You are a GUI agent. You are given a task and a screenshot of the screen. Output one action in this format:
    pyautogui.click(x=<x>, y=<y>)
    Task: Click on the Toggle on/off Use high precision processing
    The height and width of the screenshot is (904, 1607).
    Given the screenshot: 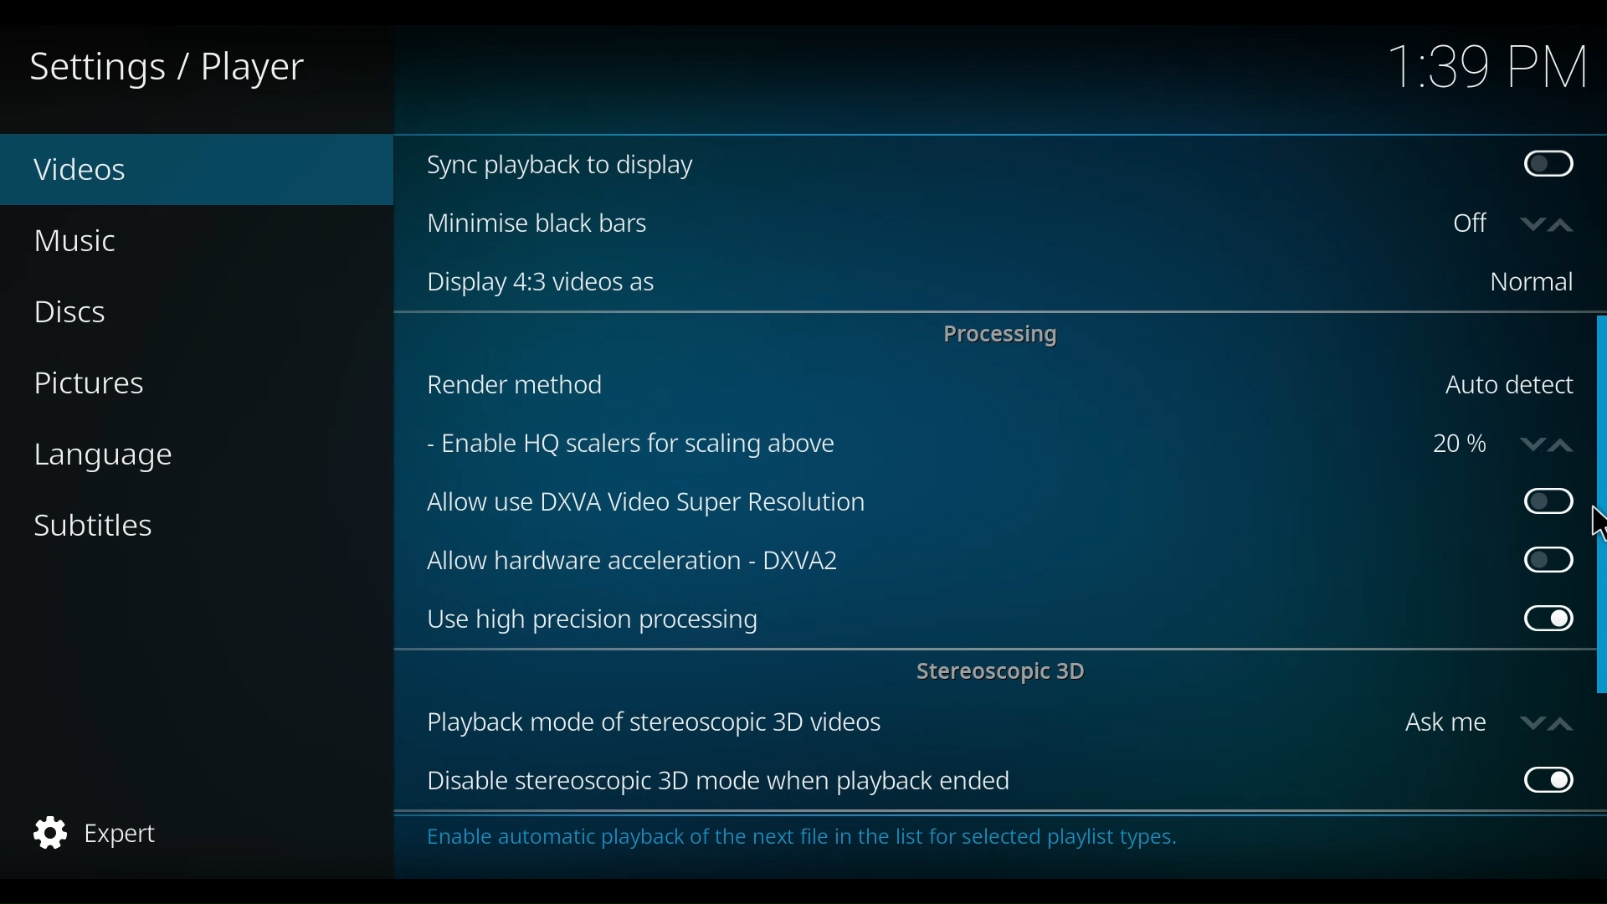 What is the action you would take?
    pyautogui.click(x=1548, y=621)
    